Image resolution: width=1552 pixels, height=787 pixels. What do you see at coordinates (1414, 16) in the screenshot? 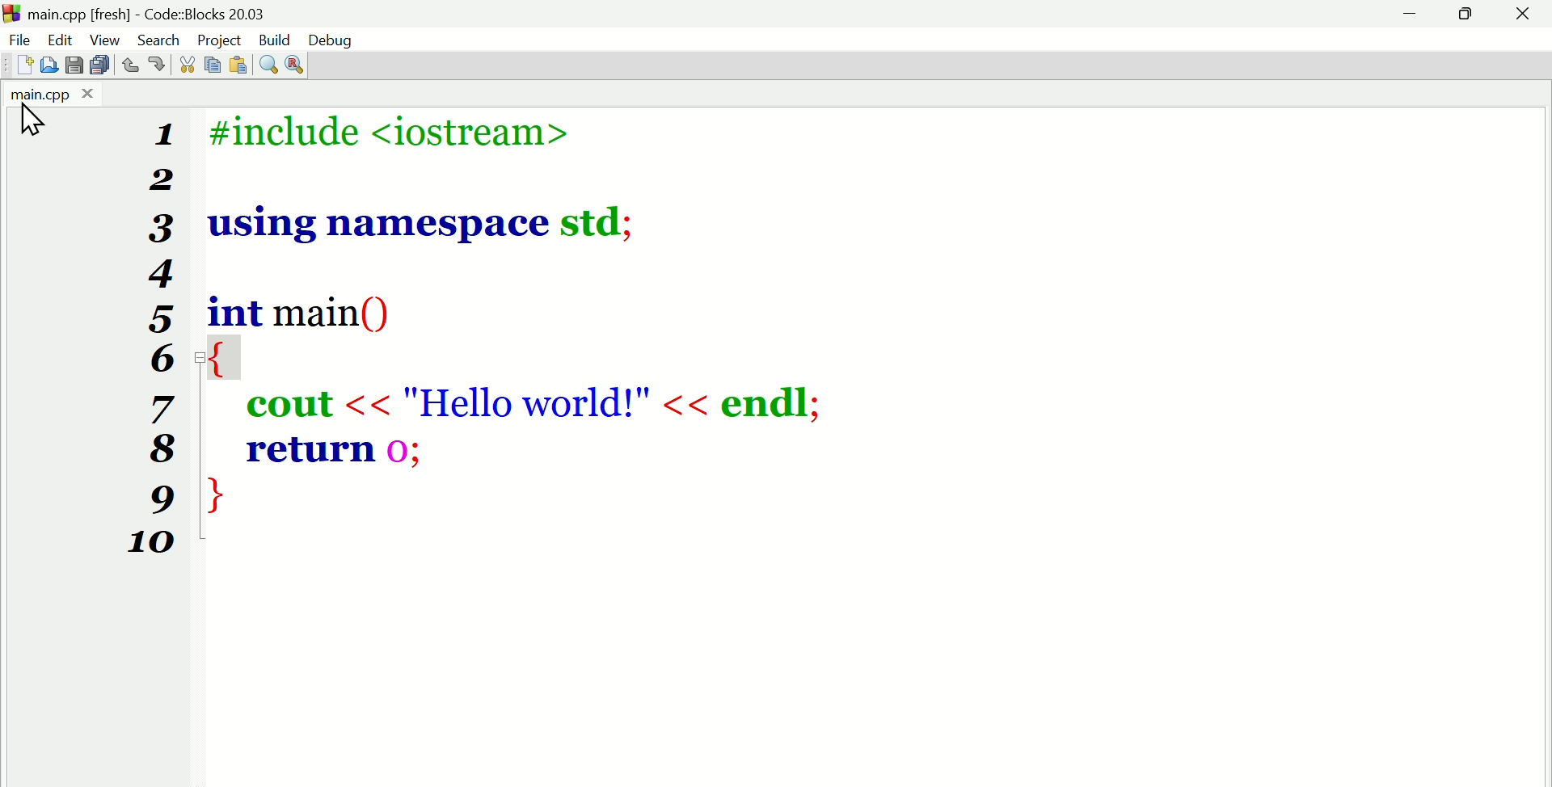
I see `minimise` at bounding box center [1414, 16].